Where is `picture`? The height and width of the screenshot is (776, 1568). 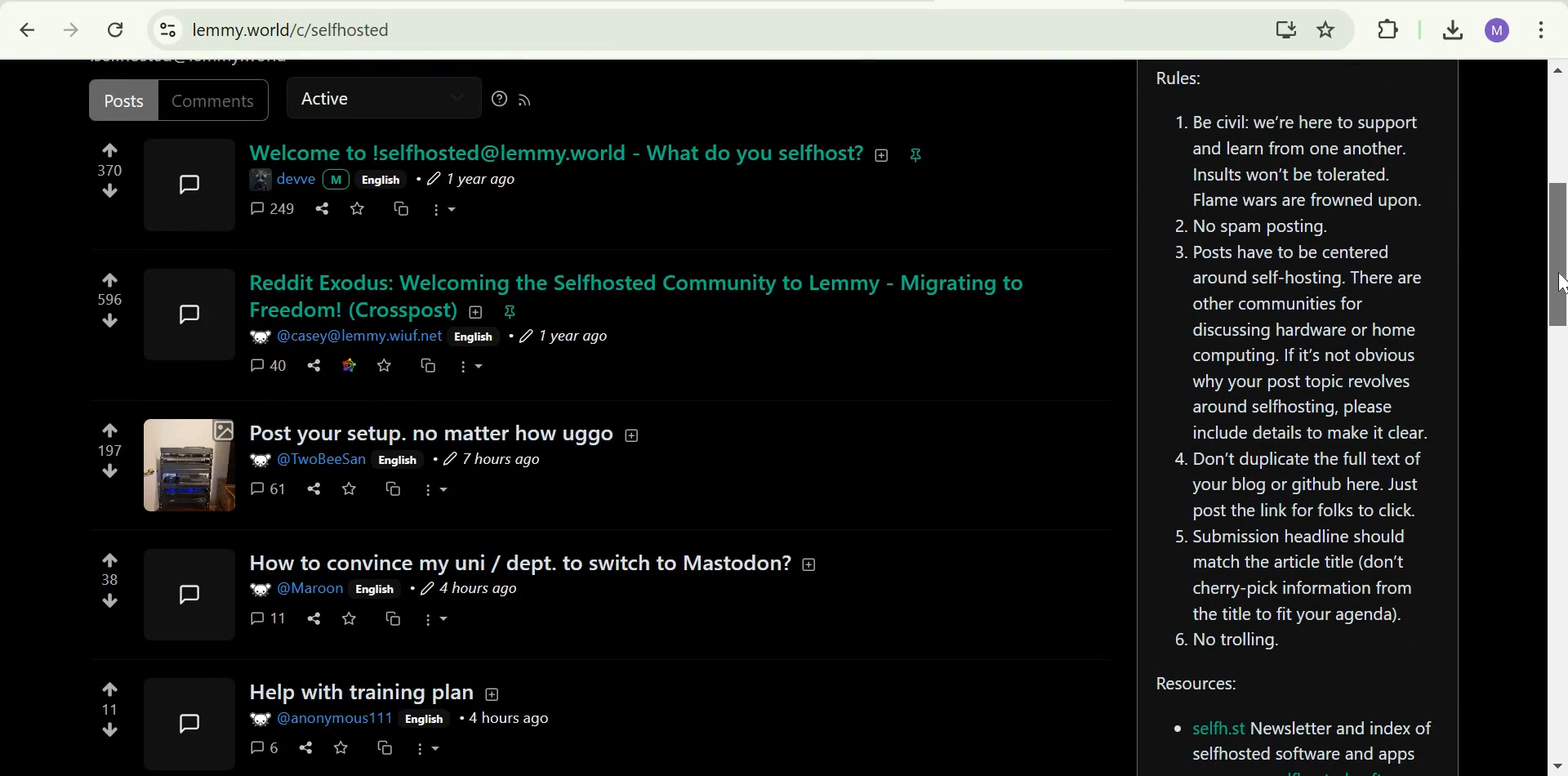
picture is located at coordinates (257, 590).